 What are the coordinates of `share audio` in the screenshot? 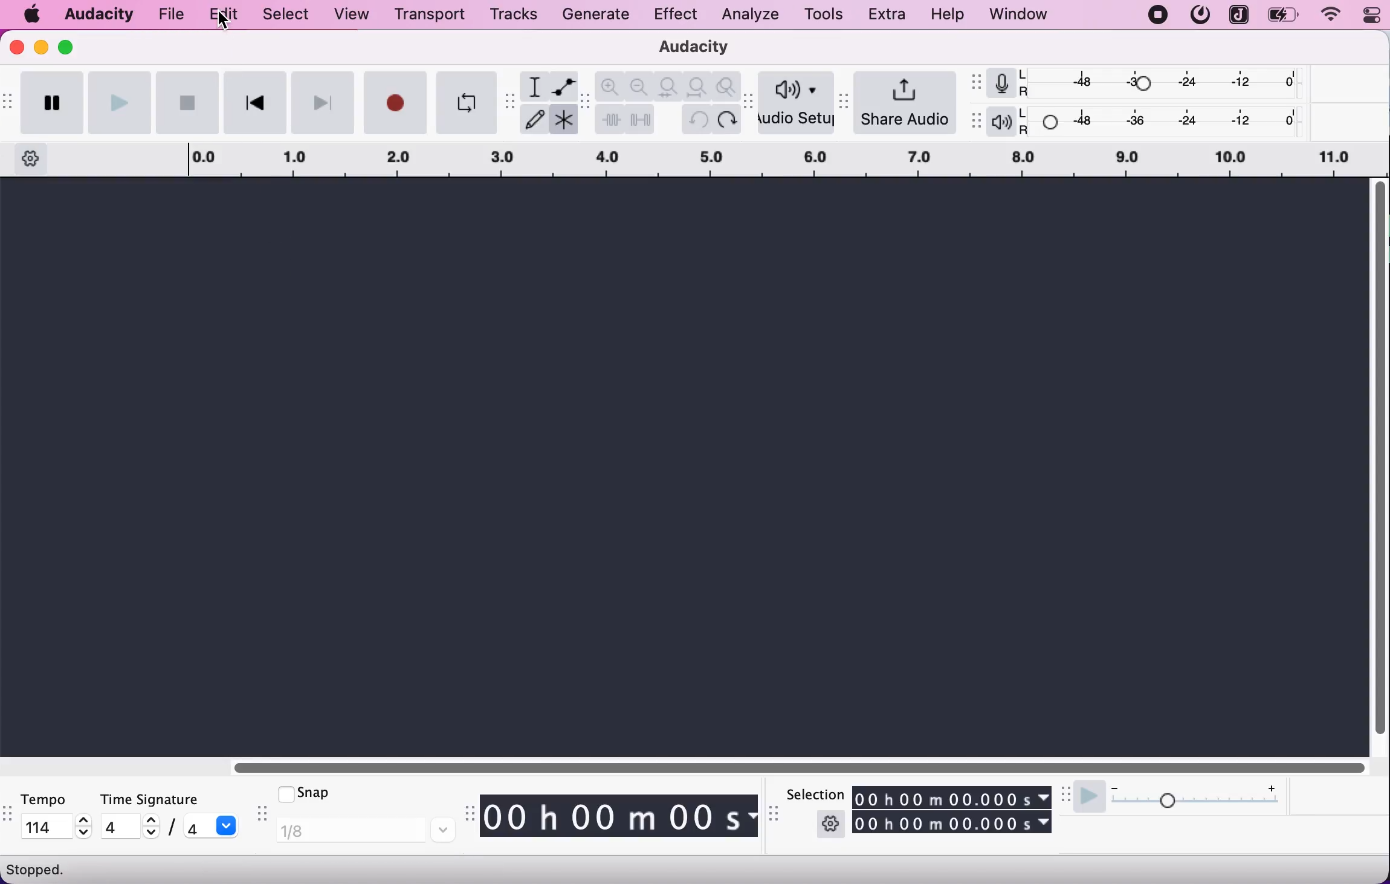 It's located at (907, 102).